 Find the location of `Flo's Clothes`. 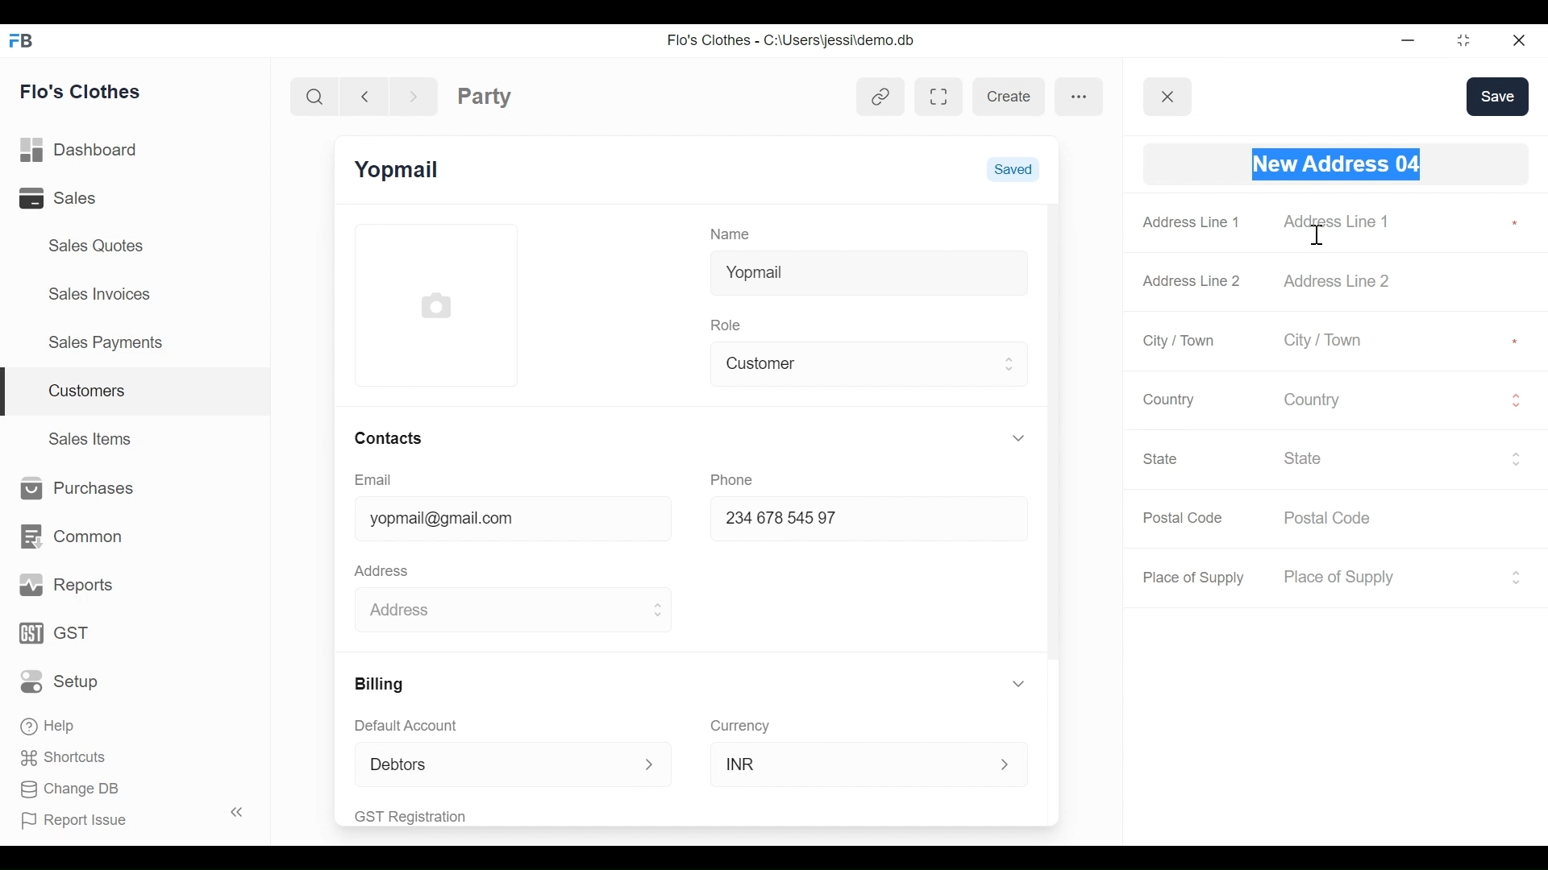

Flo's Clothes is located at coordinates (83, 91).